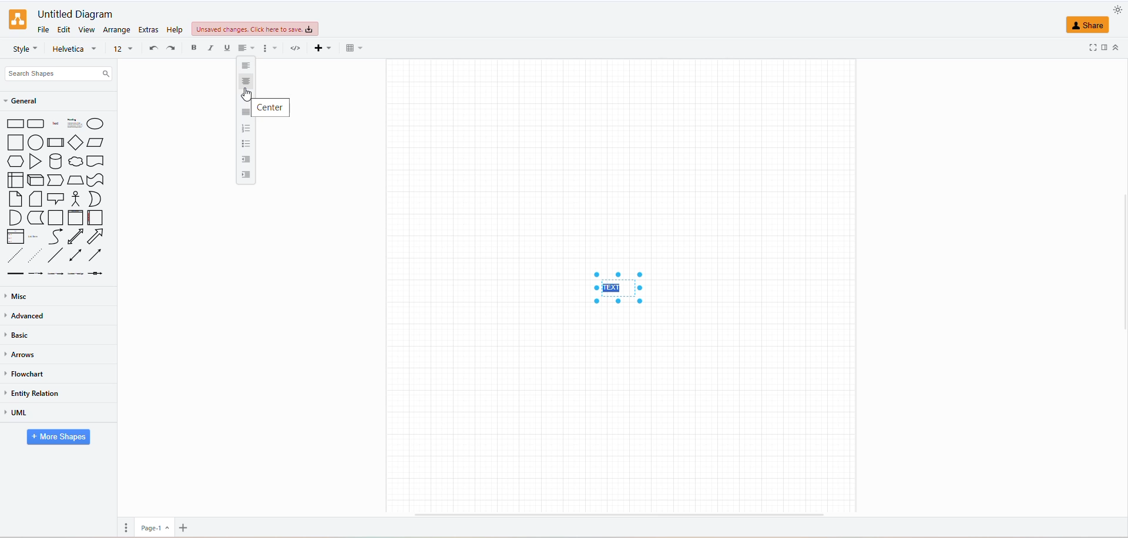 The height and width of the screenshot is (538, 1128). What do you see at coordinates (25, 315) in the screenshot?
I see `advanced` at bounding box center [25, 315].